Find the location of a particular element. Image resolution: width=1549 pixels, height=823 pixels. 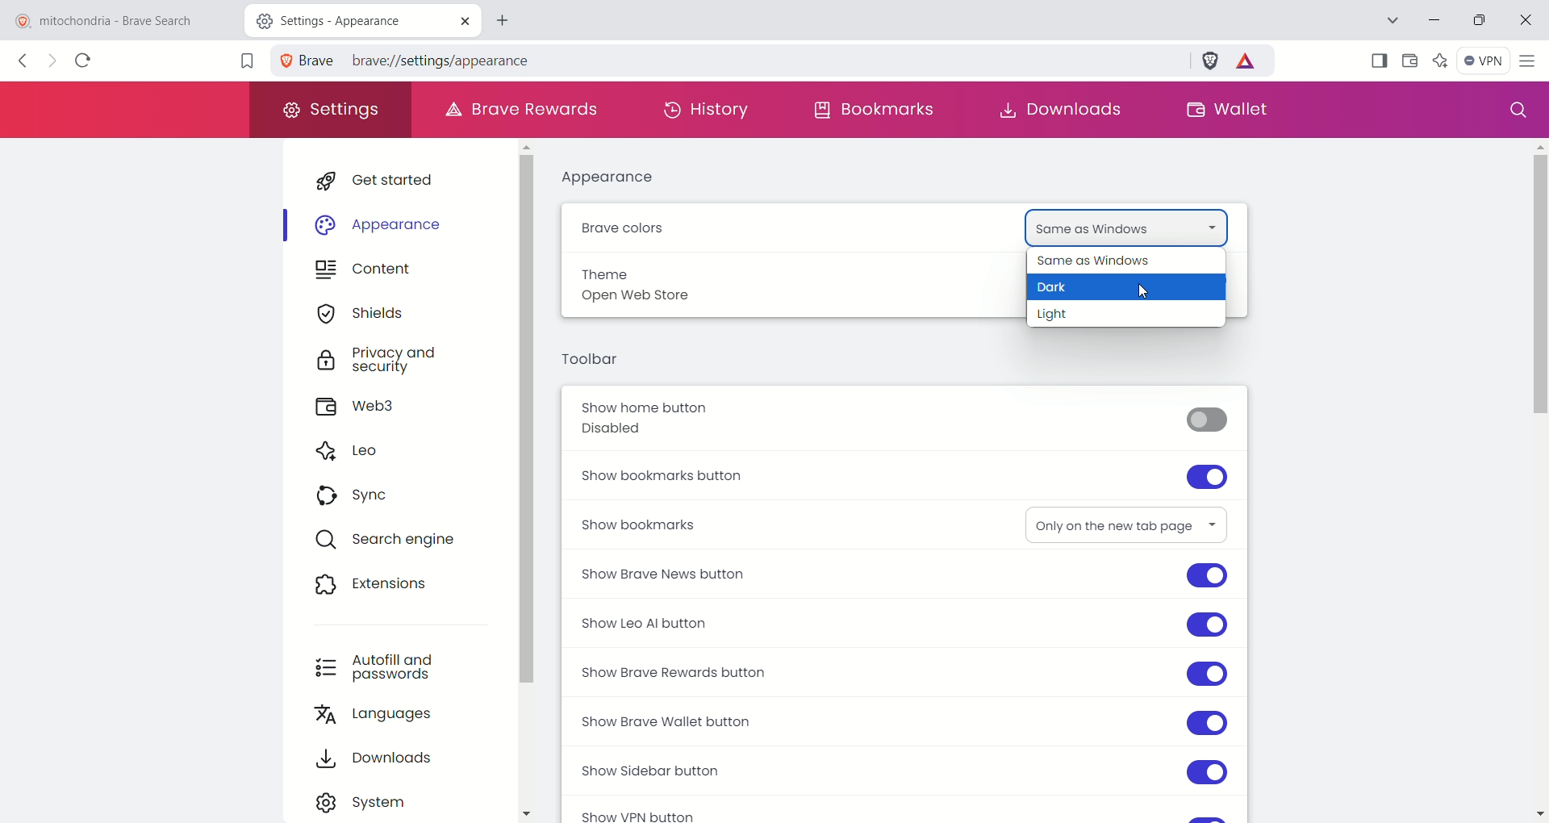

Same as Windows is located at coordinates (1109, 224).